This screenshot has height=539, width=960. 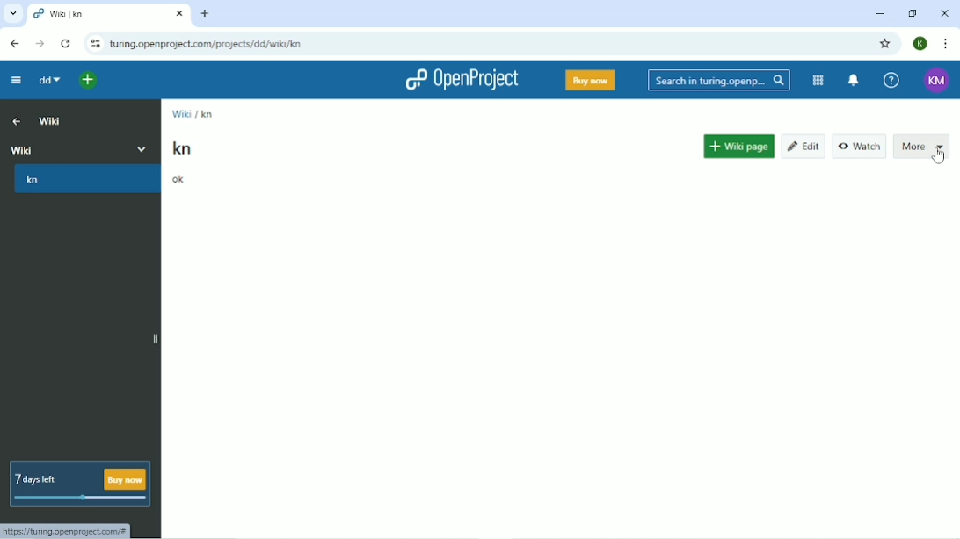 I want to click on Cursor, so click(x=939, y=158).